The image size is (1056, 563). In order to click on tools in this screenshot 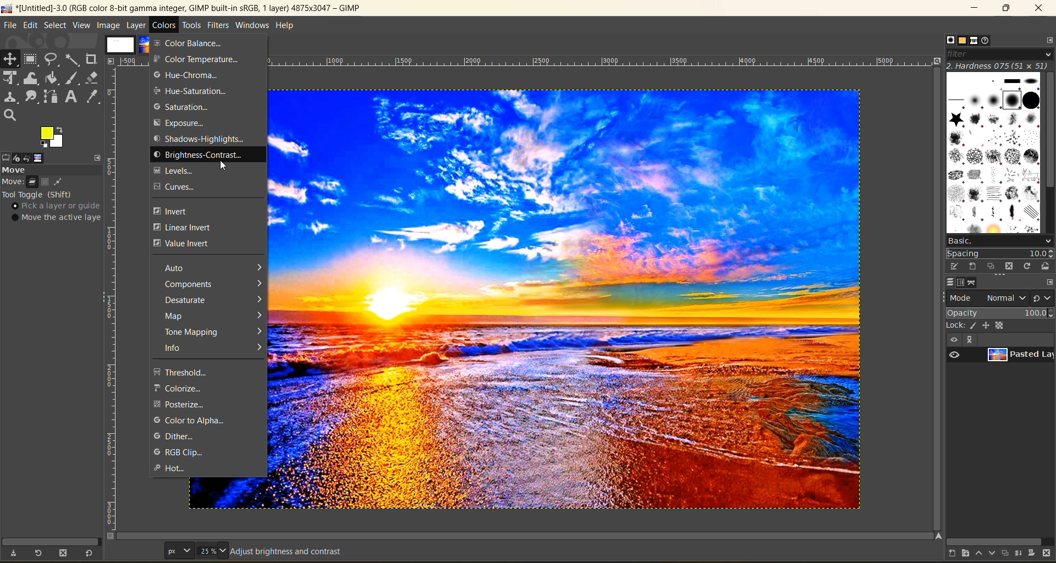, I will do `click(191, 26)`.